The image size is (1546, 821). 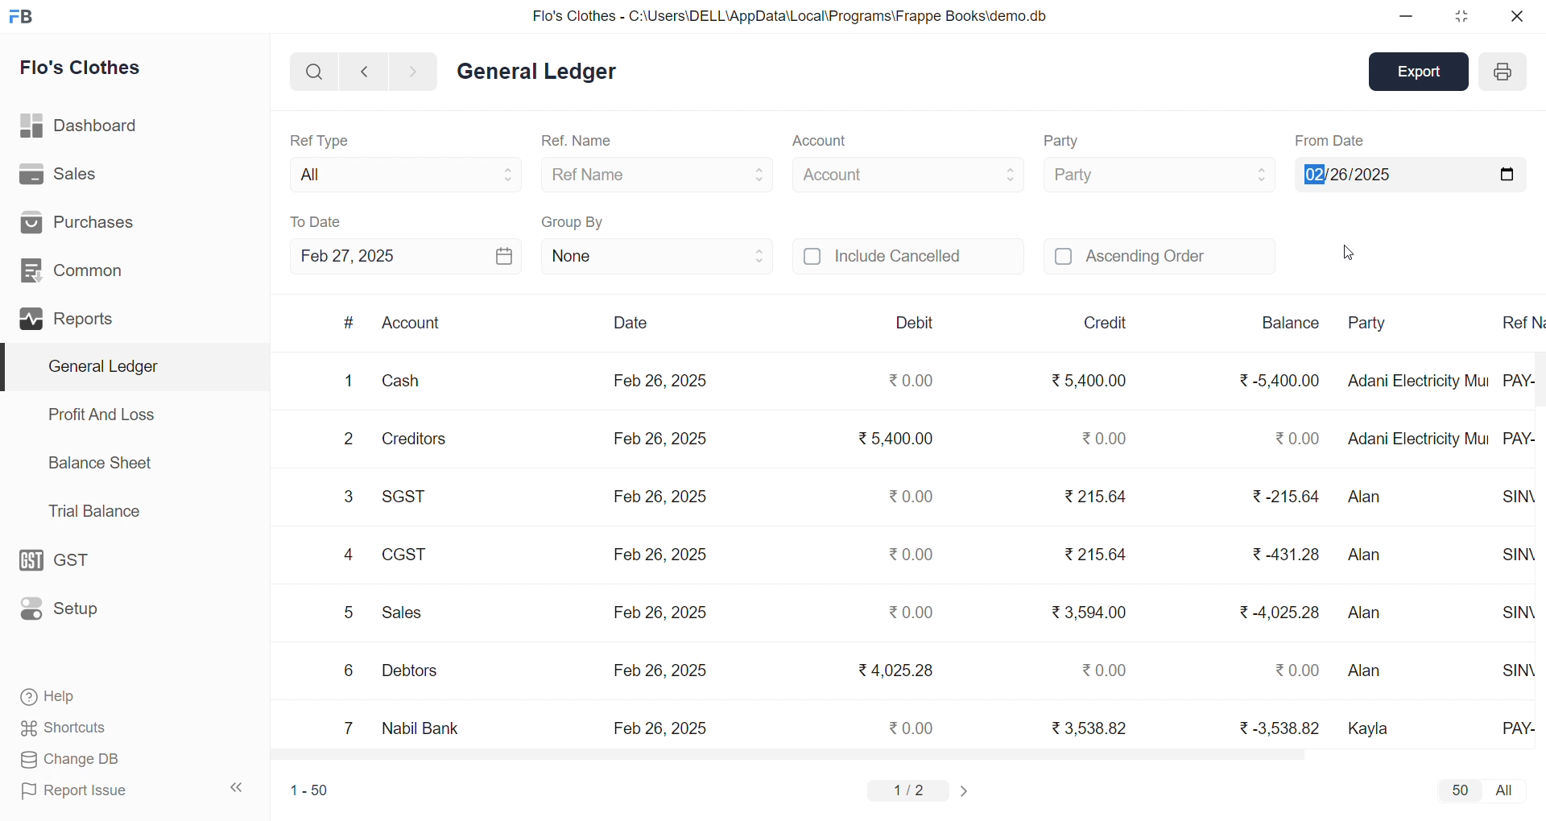 What do you see at coordinates (96, 512) in the screenshot?
I see `Trial Balance` at bounding box center [96, 512].